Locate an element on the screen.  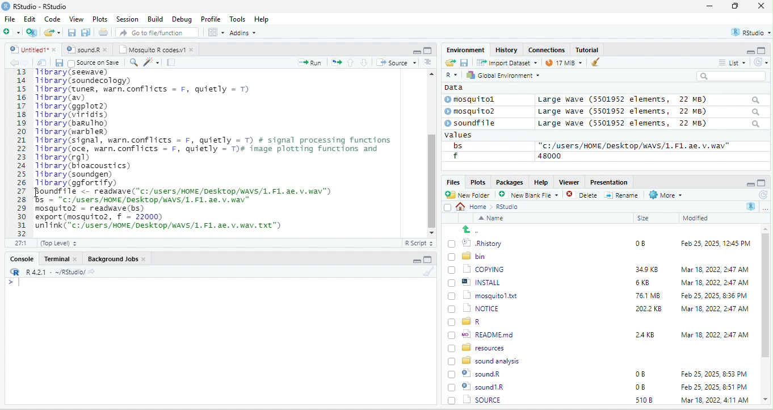
Files is located at coordinates (451, 182).